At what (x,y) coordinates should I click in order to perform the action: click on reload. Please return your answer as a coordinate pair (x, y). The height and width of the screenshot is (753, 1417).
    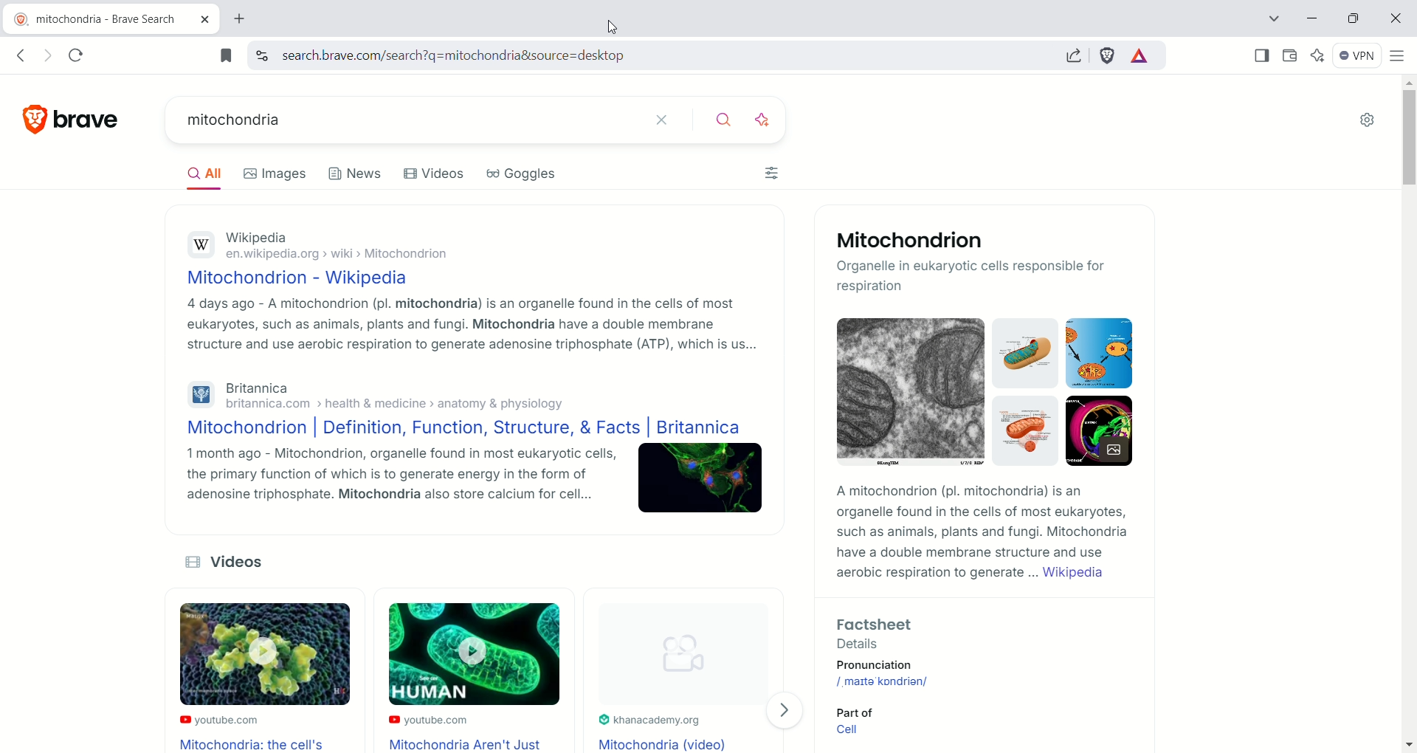
    Looking at the image, I should click on (77, 54).